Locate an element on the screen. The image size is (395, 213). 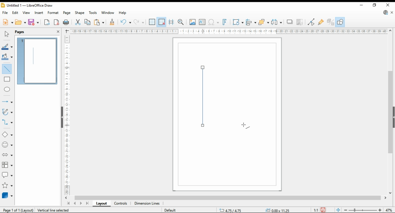
new is located at coordinates (7, 22).